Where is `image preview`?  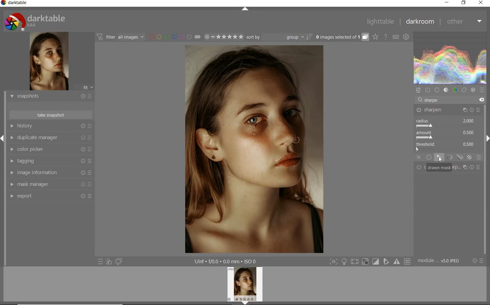
image preview is located at coordinates (48, 62).